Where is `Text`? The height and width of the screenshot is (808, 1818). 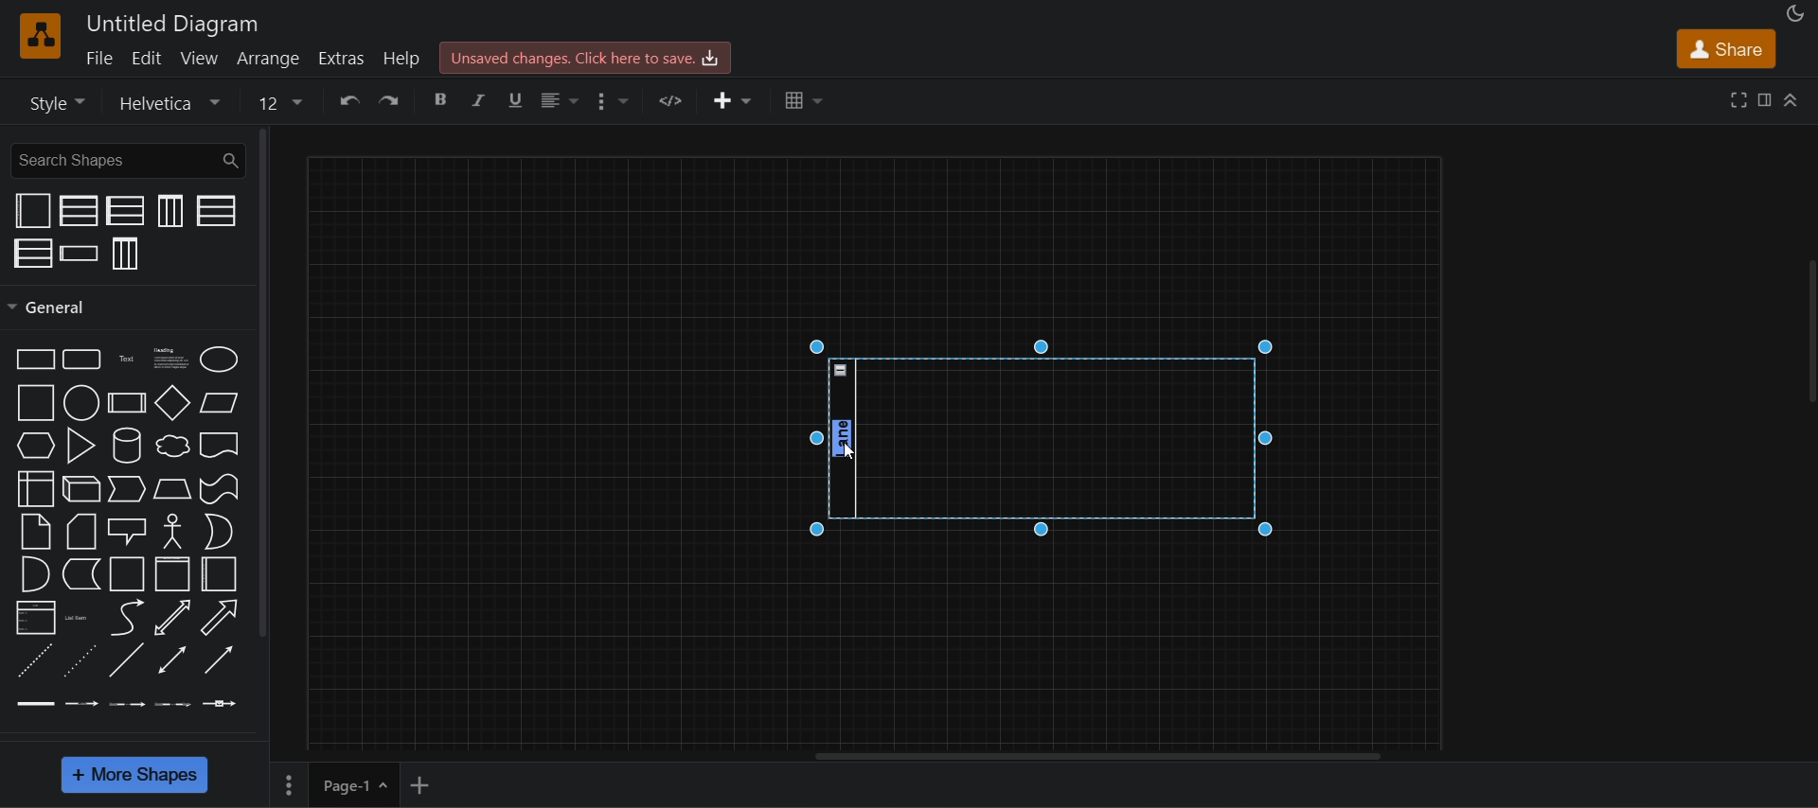
Text is located at coordinates (125, 359).